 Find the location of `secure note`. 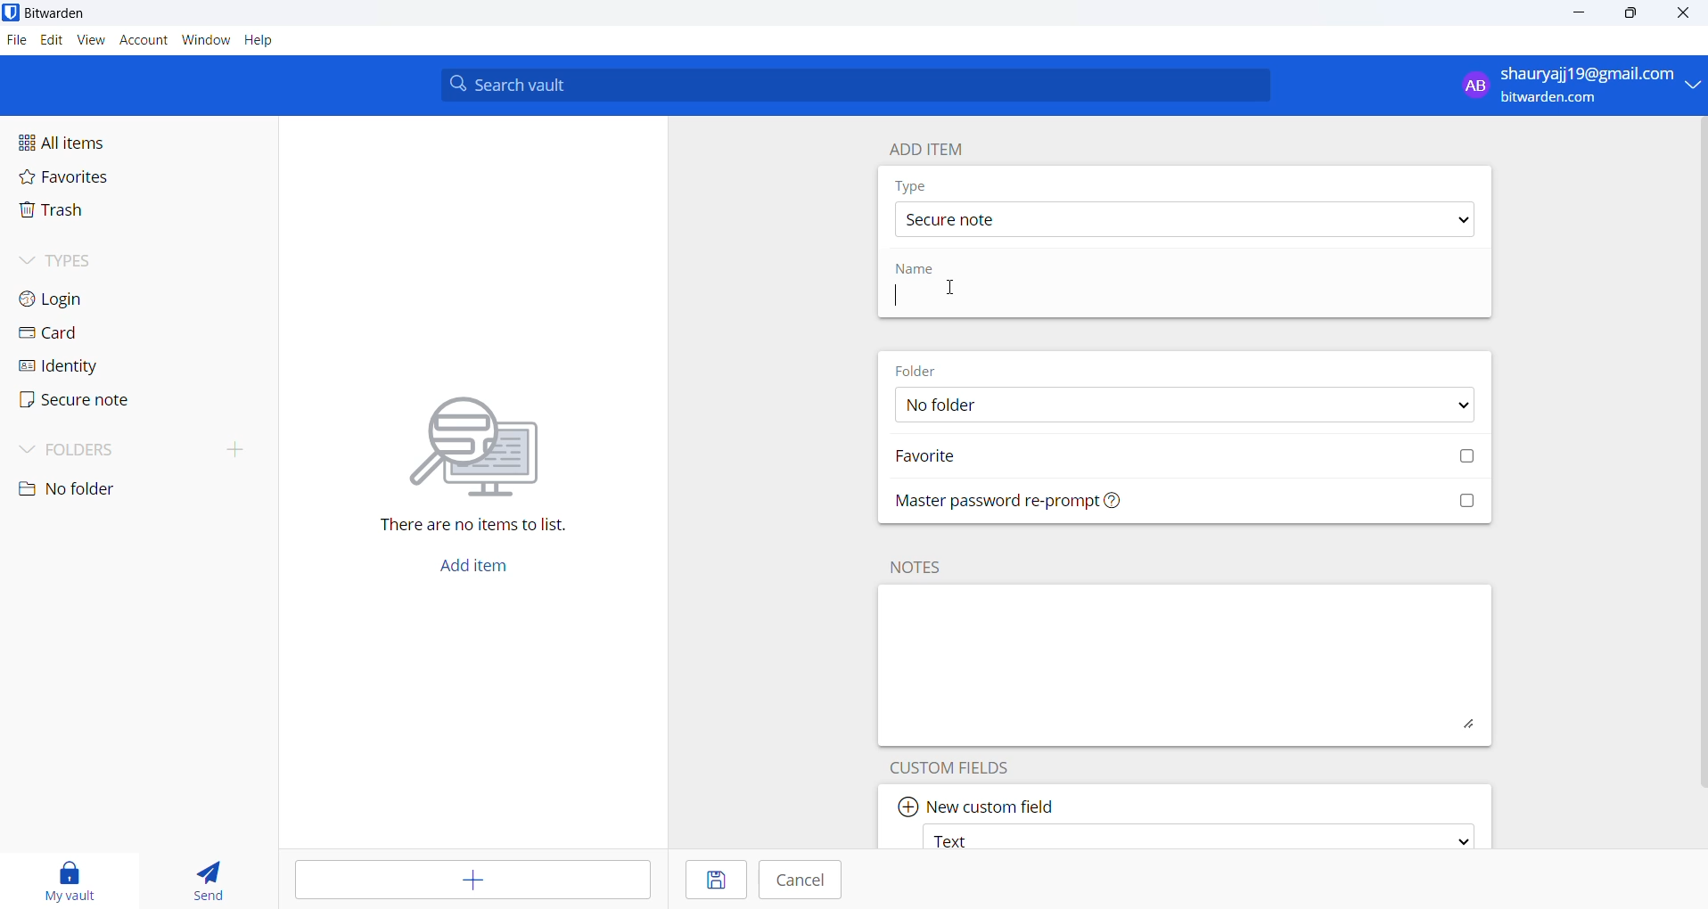

secure note is located at coordinates (96, 404).